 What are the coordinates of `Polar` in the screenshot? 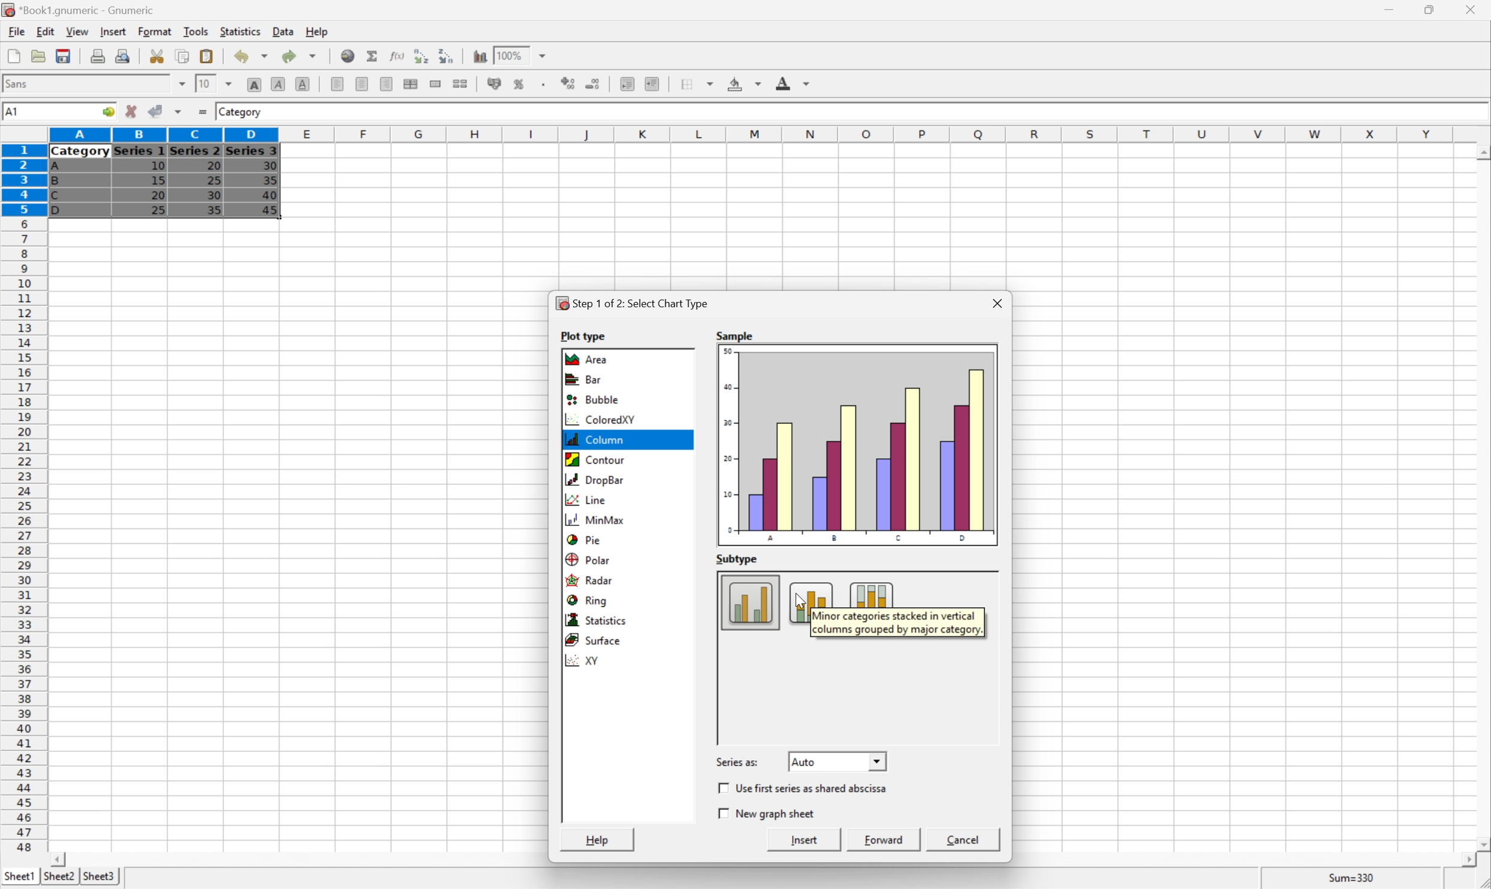 It's located at (590, 560).